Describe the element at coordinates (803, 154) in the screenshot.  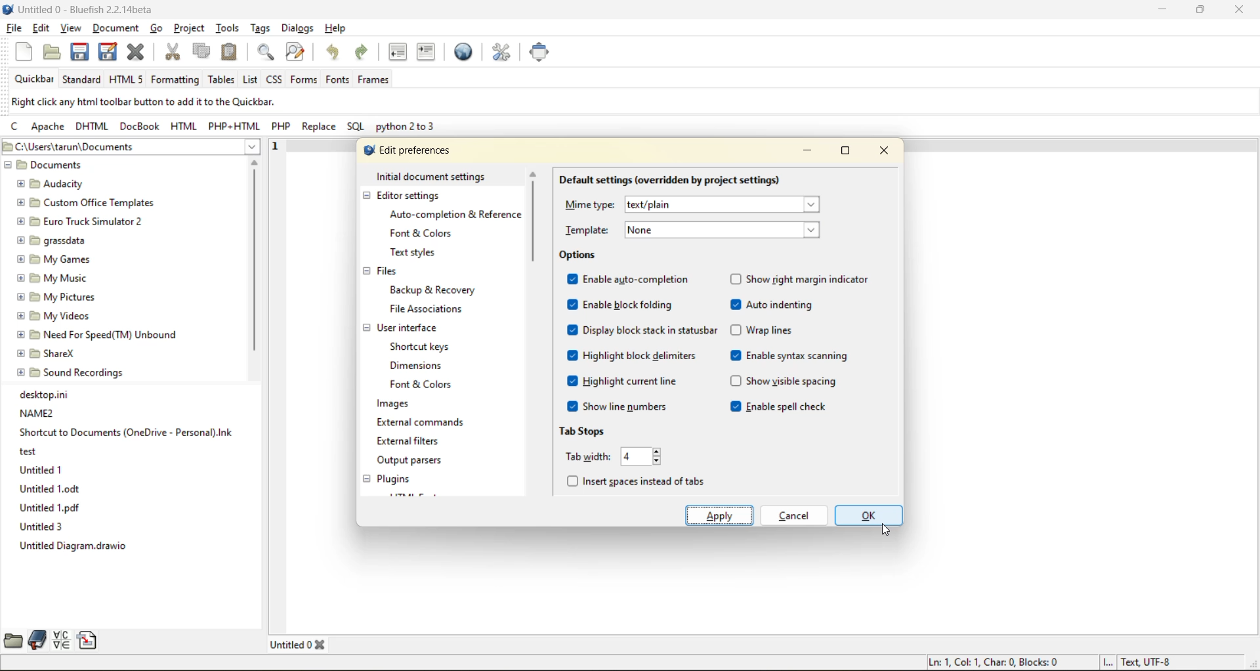
I see `minimize` at that location.